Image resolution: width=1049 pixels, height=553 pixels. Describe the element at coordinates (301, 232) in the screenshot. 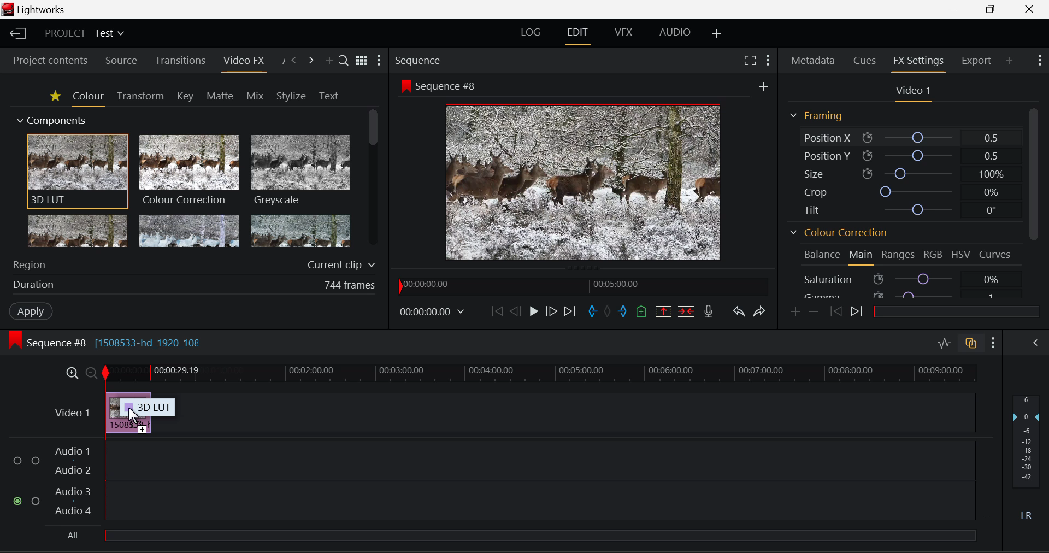

I see `Posterize` at that location.